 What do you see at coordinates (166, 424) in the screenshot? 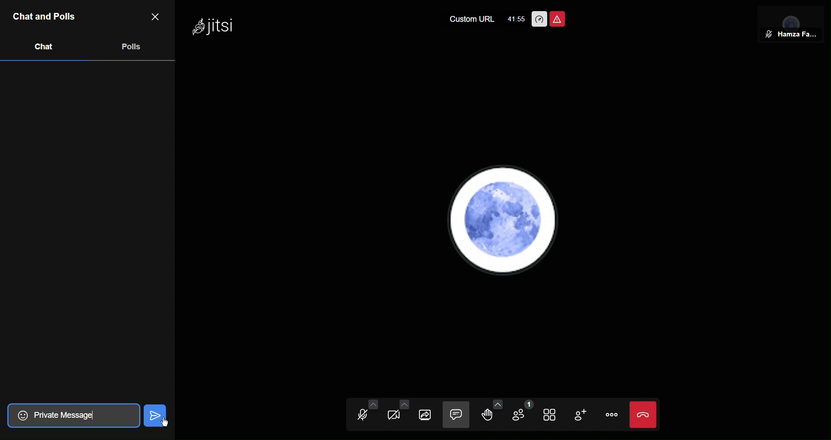
I see `Cursor` at bounding box center [166, 424].